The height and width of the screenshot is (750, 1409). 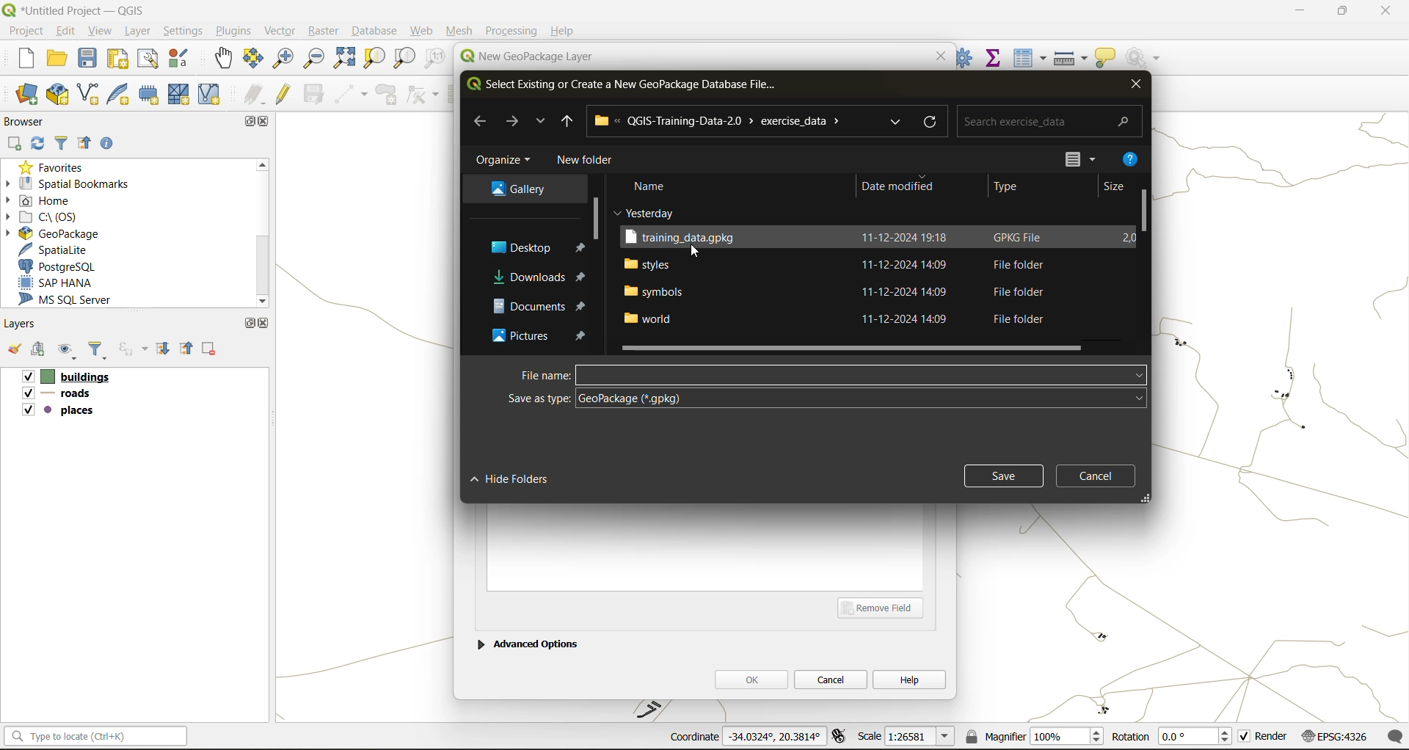 What do you see at coordinates (906, 239) in the screenshot?
I see `11-12-2024 19:18` at bounding box center [906, 239].